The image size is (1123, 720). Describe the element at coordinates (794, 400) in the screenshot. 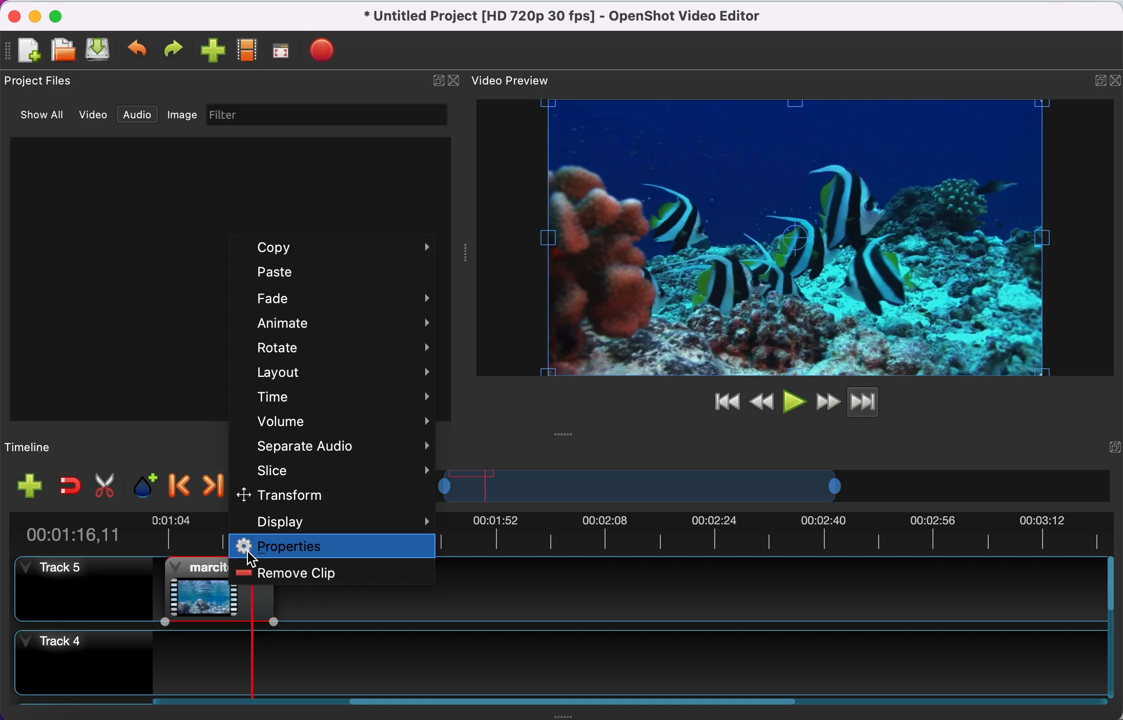

I see `play` at that location.